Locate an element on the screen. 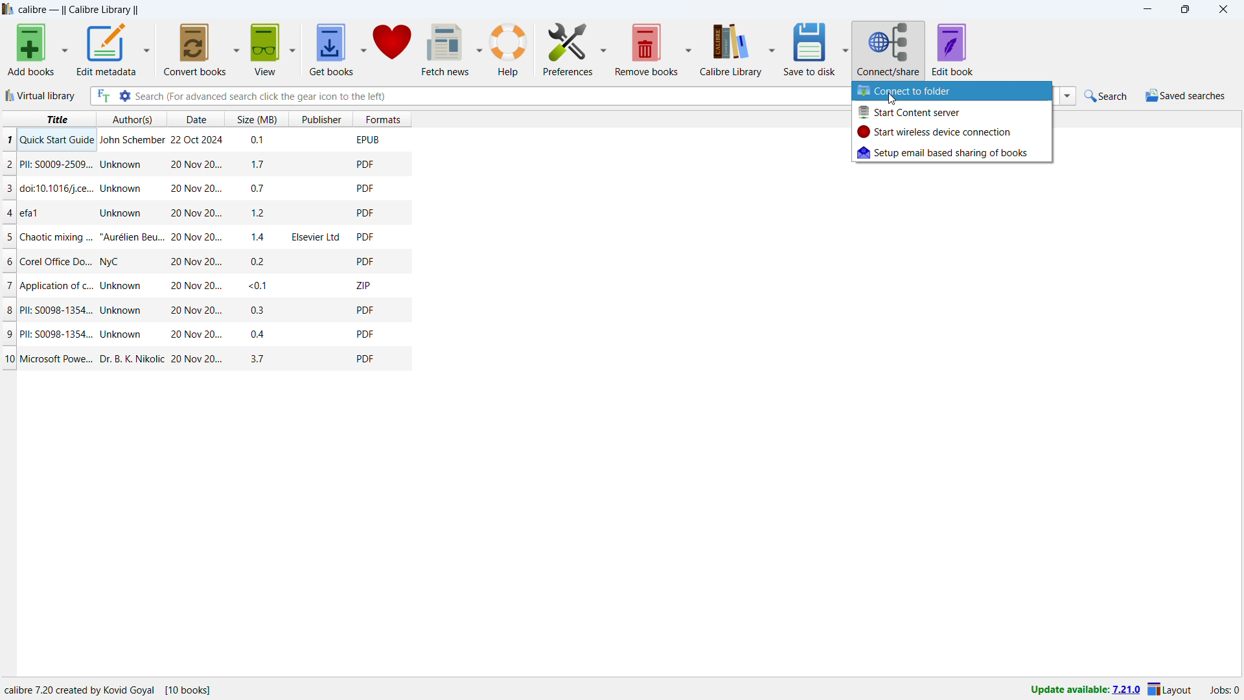  one book entry is located at coordinates (207, 359).